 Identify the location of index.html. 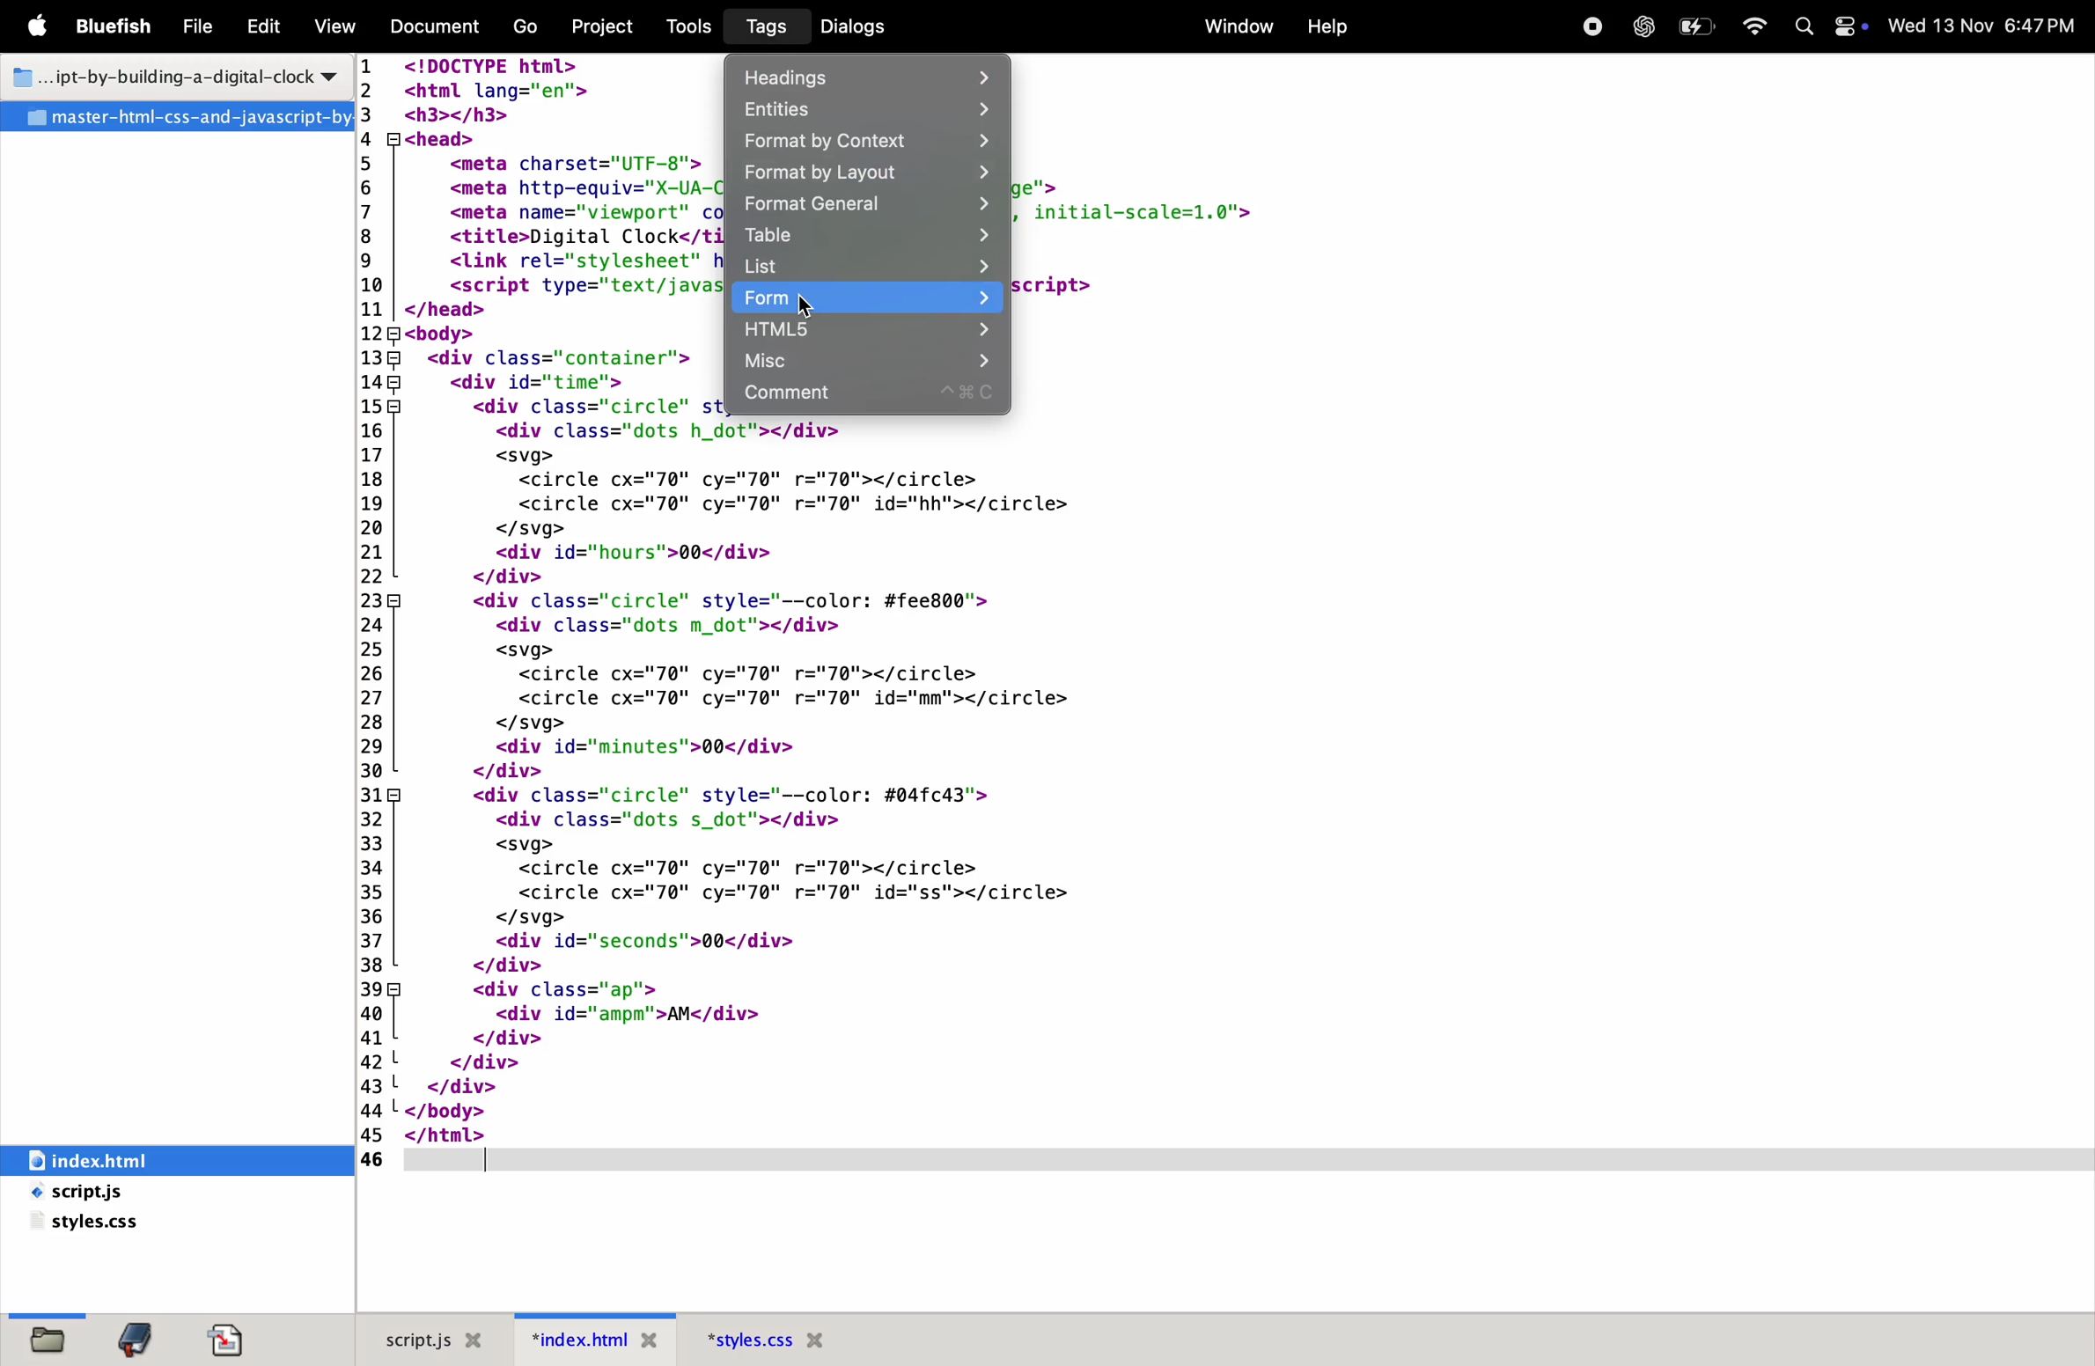
(136, 1159).